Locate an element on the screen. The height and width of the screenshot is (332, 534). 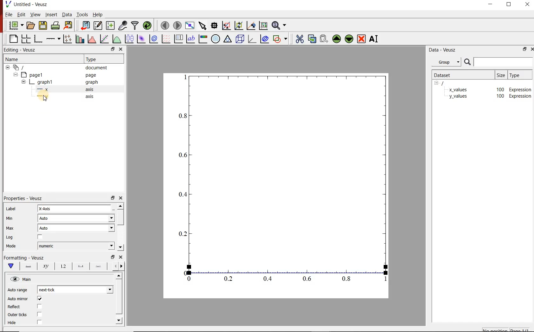
X-Axis is located at coordinates (74, 208).